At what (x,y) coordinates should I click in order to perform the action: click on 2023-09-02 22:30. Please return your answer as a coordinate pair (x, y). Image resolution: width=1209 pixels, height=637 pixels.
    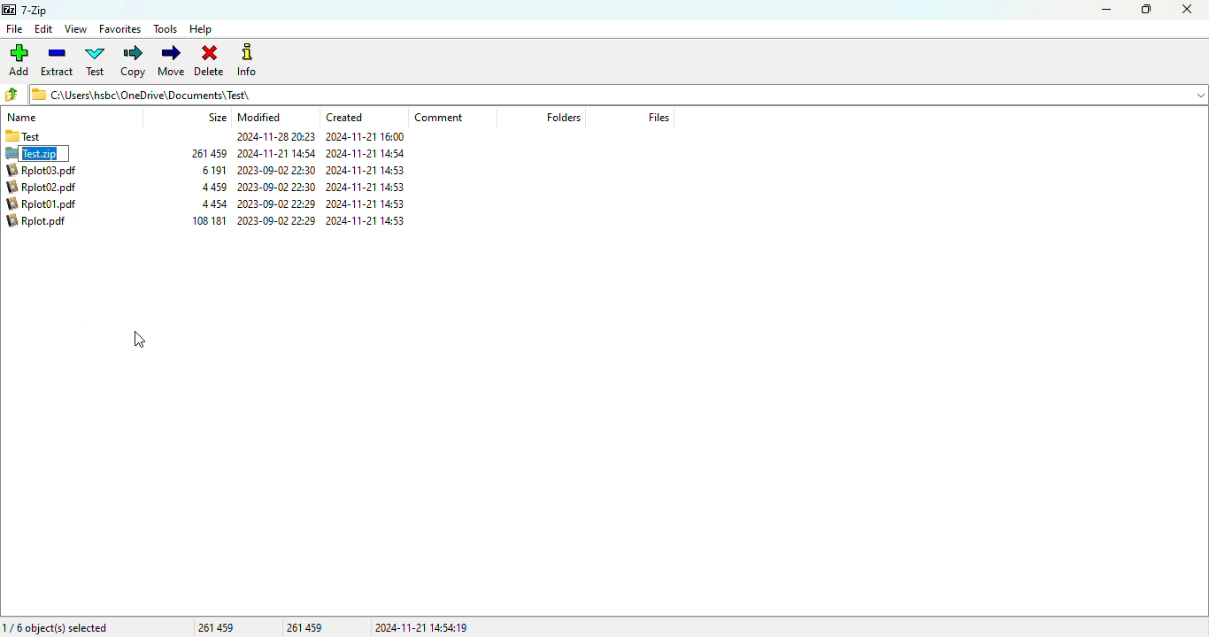
    Looking at the image, I should click on (277, 187).